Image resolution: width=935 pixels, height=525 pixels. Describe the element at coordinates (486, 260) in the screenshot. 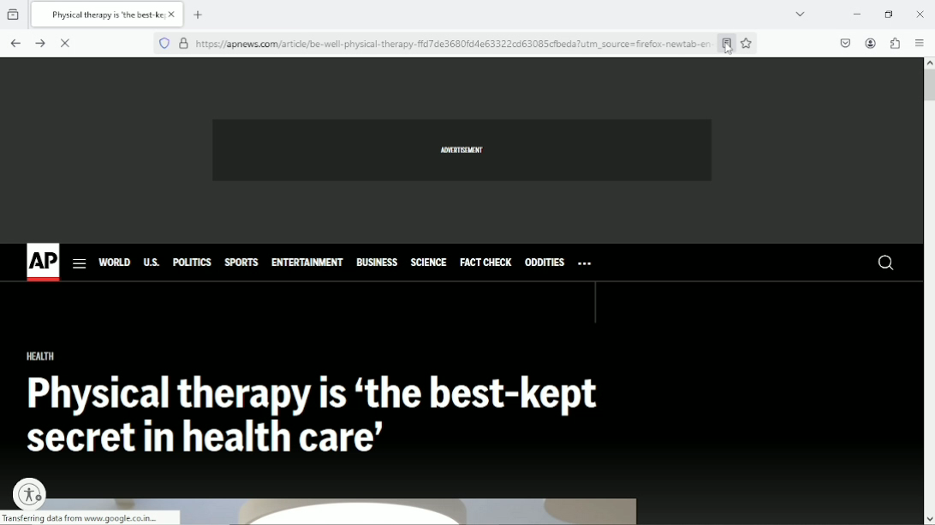

I see `FACT CHECK` at that location.